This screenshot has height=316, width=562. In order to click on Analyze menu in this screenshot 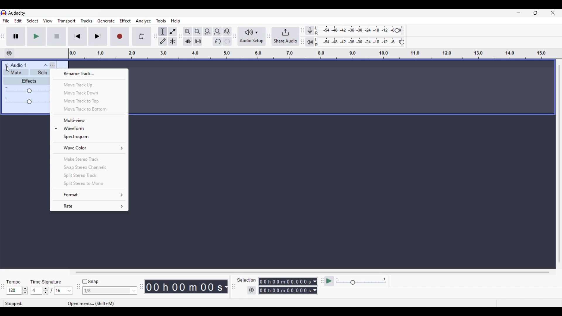, I will do `click(143, 21)`.